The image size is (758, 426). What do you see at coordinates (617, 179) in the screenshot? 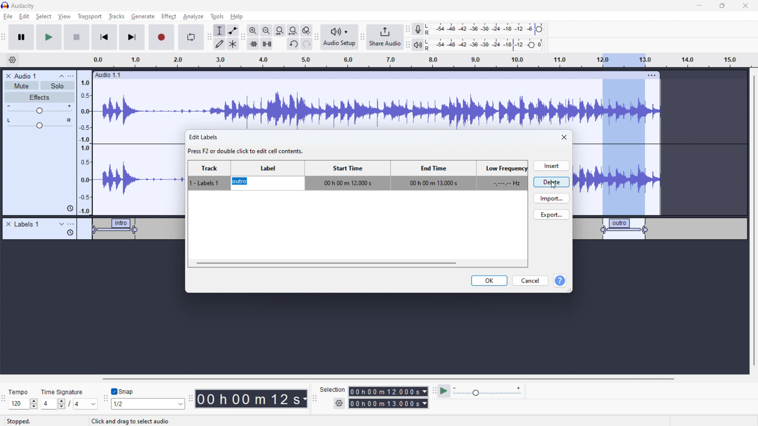
I see `audio wave` at bounding box center [617, 179].